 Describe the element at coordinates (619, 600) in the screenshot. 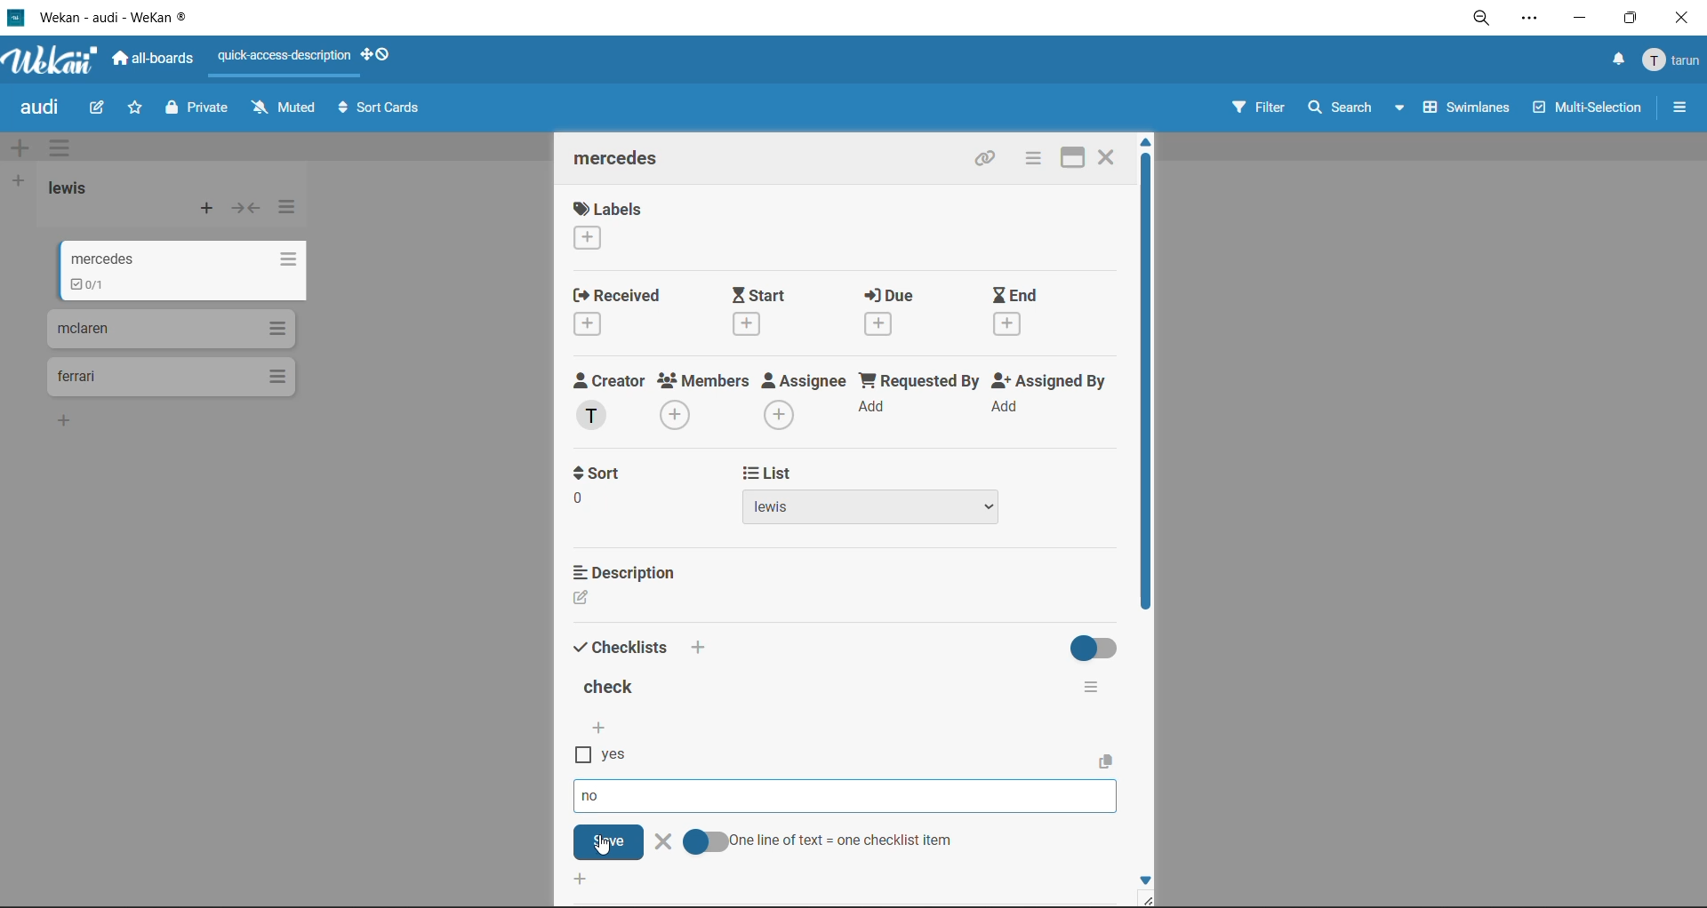

I see `description` at that location.